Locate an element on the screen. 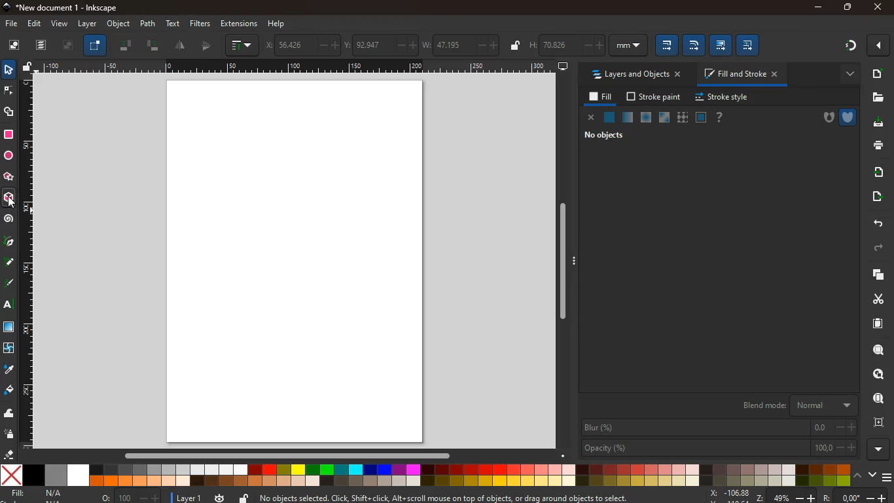 Image resolution: width=894 pixels, height=503 pixels. o is located at coordinates (128, 496).